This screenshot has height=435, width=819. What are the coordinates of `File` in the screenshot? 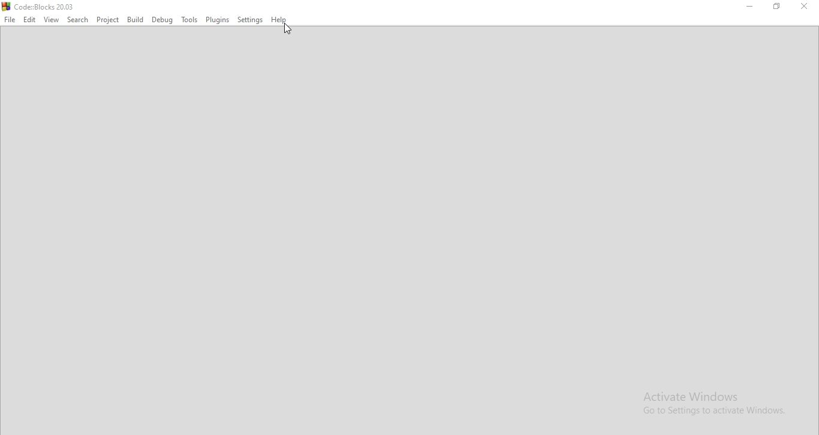 It's located at (9, 20).